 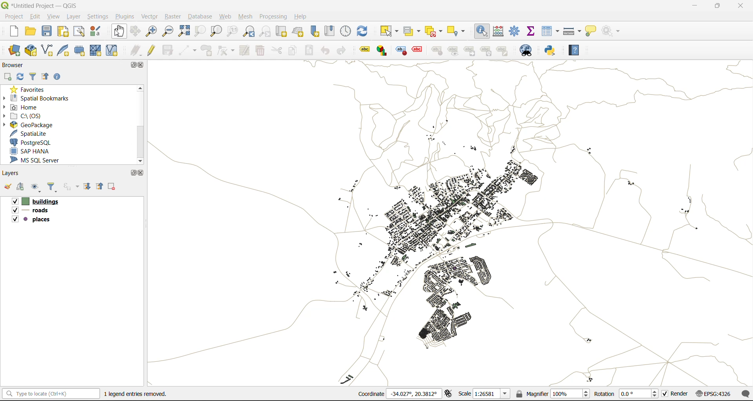 I want to click on remove, so click(x=114, y=186).